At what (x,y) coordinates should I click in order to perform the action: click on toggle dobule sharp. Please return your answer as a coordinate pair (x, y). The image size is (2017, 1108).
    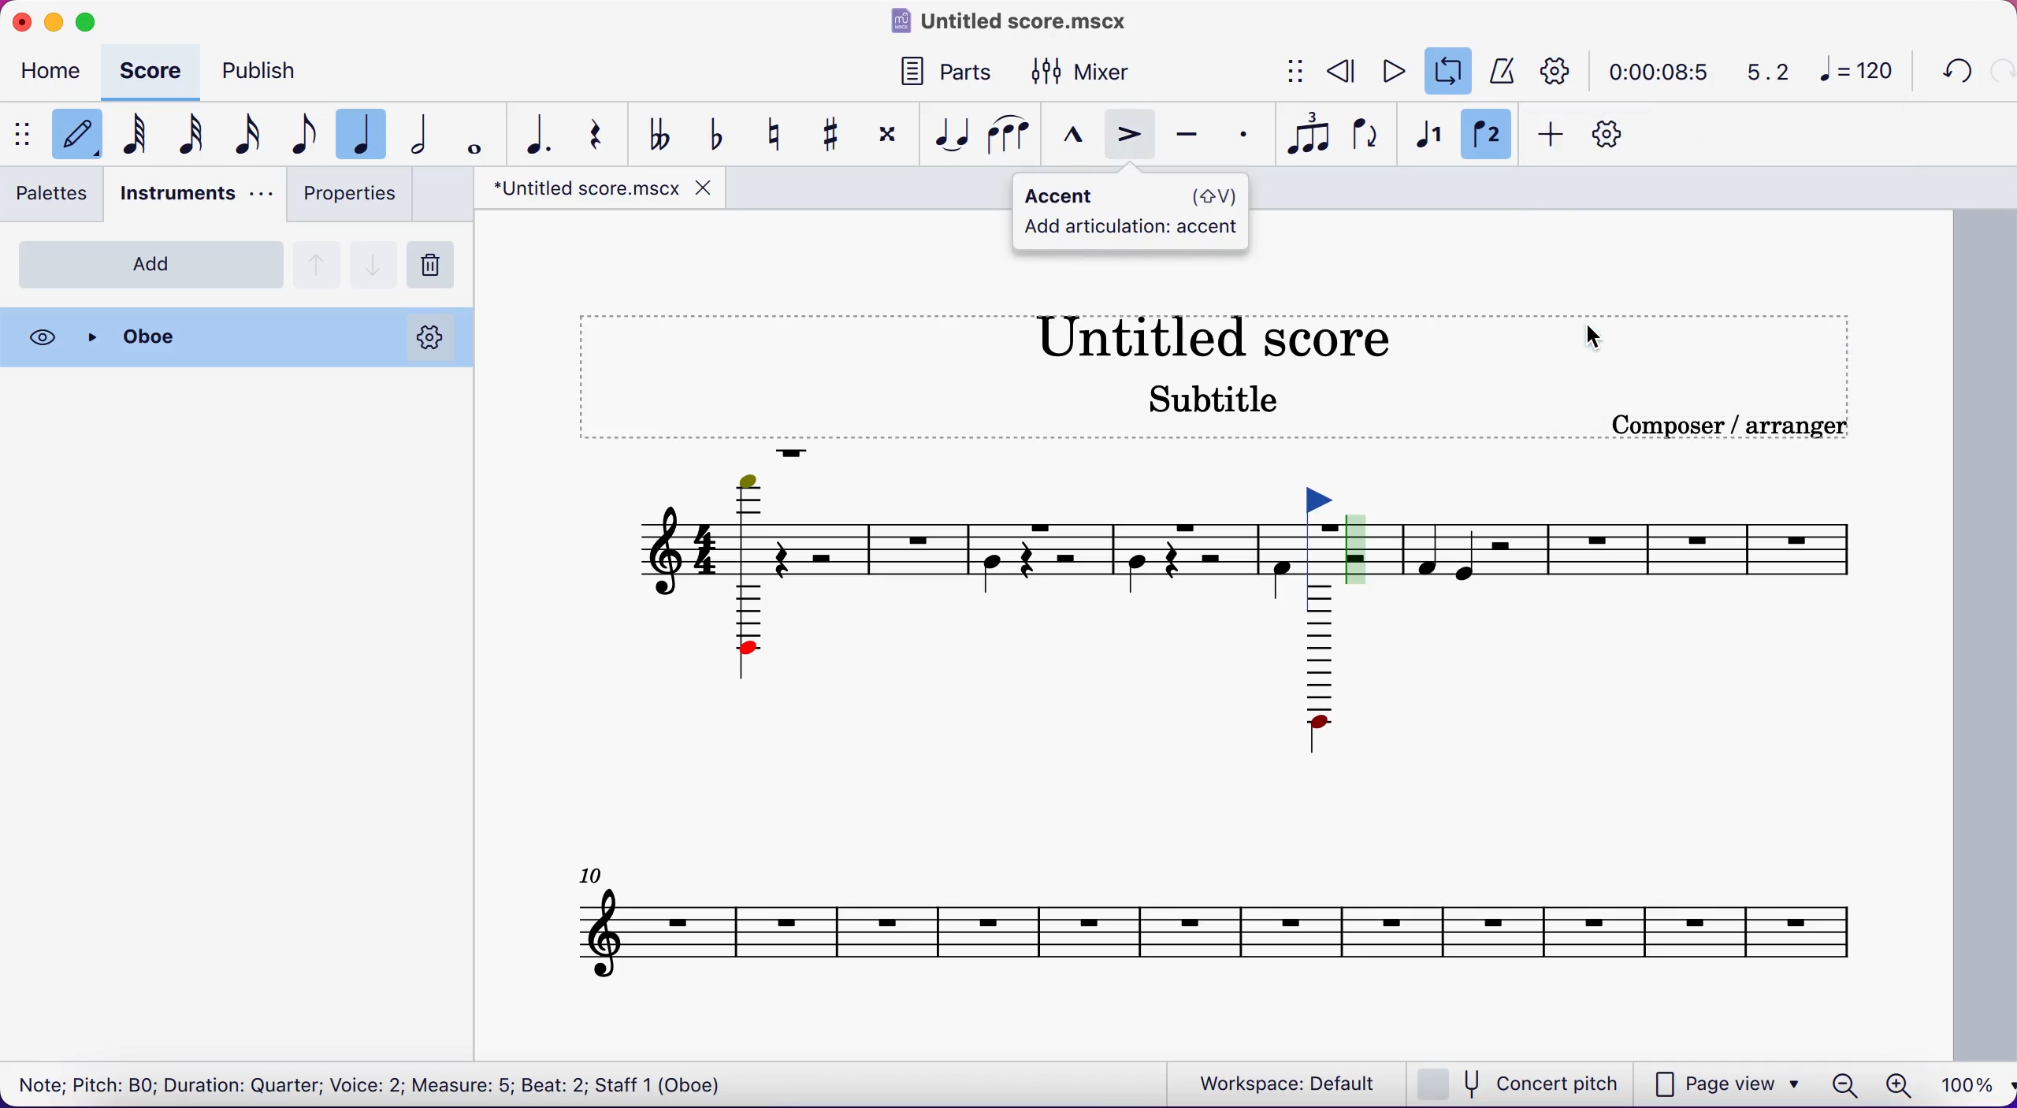
    Looking at the image, I should click on (890, 139).